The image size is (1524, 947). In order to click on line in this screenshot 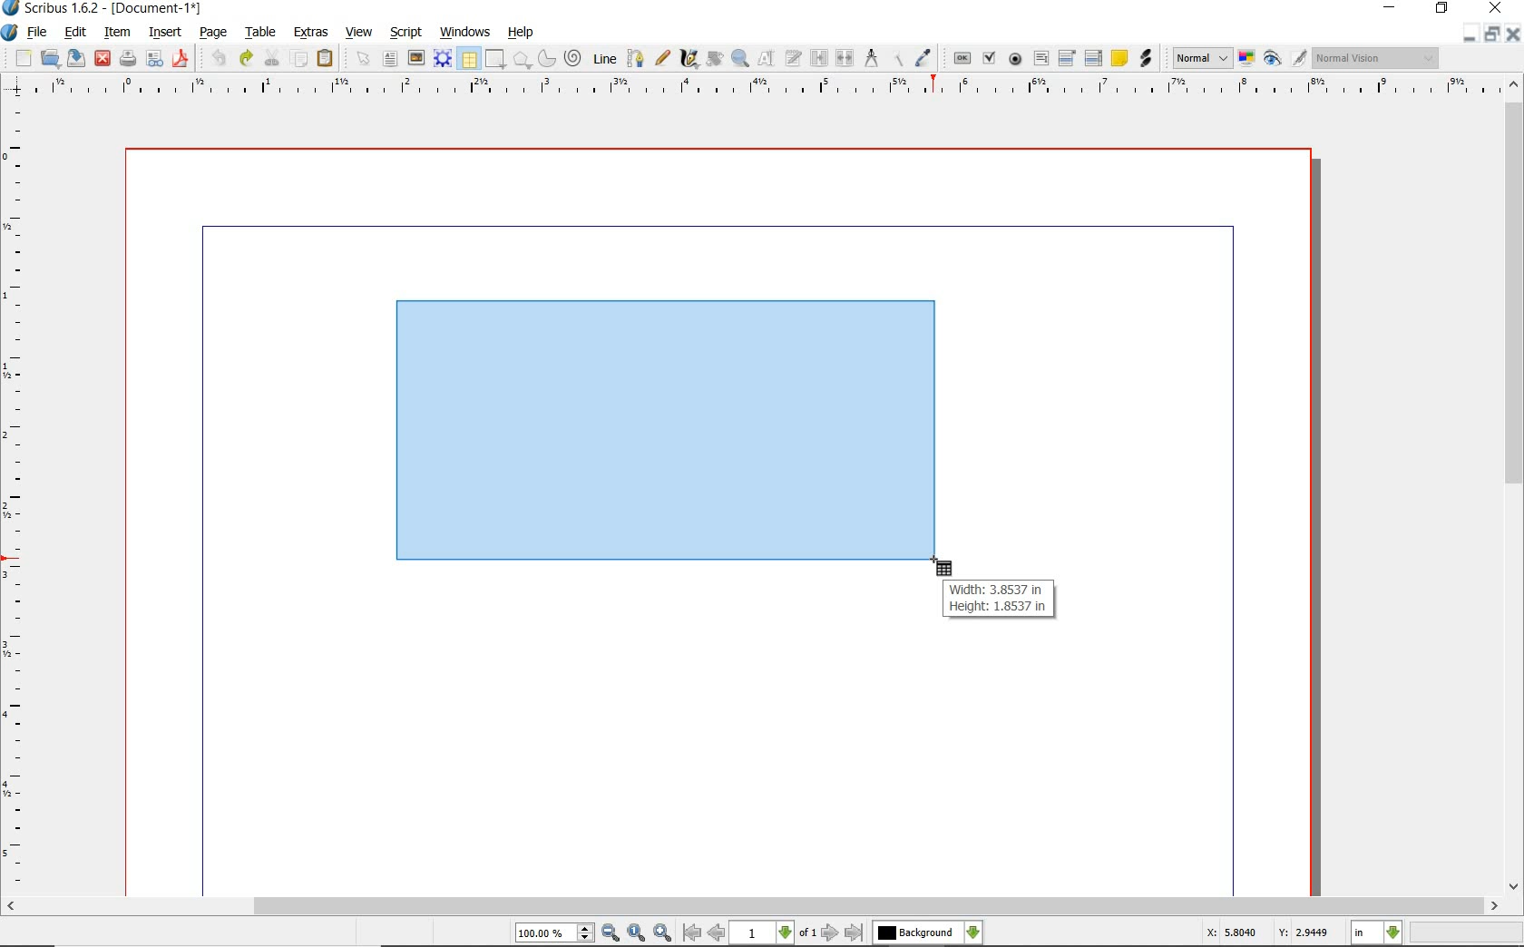, I will do `click(605, 57)`.